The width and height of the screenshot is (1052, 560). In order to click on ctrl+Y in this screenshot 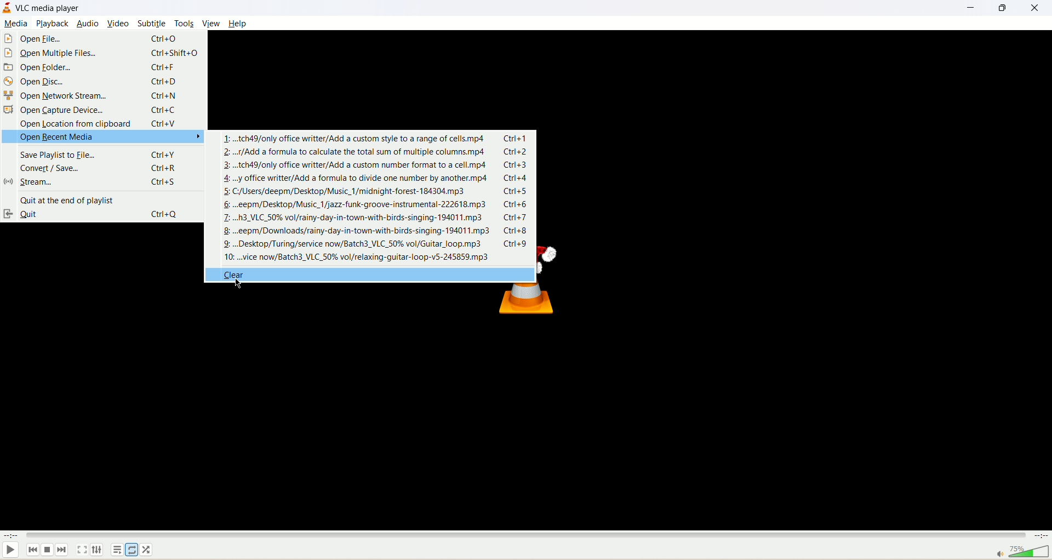, I will do `click(163, 155)`.